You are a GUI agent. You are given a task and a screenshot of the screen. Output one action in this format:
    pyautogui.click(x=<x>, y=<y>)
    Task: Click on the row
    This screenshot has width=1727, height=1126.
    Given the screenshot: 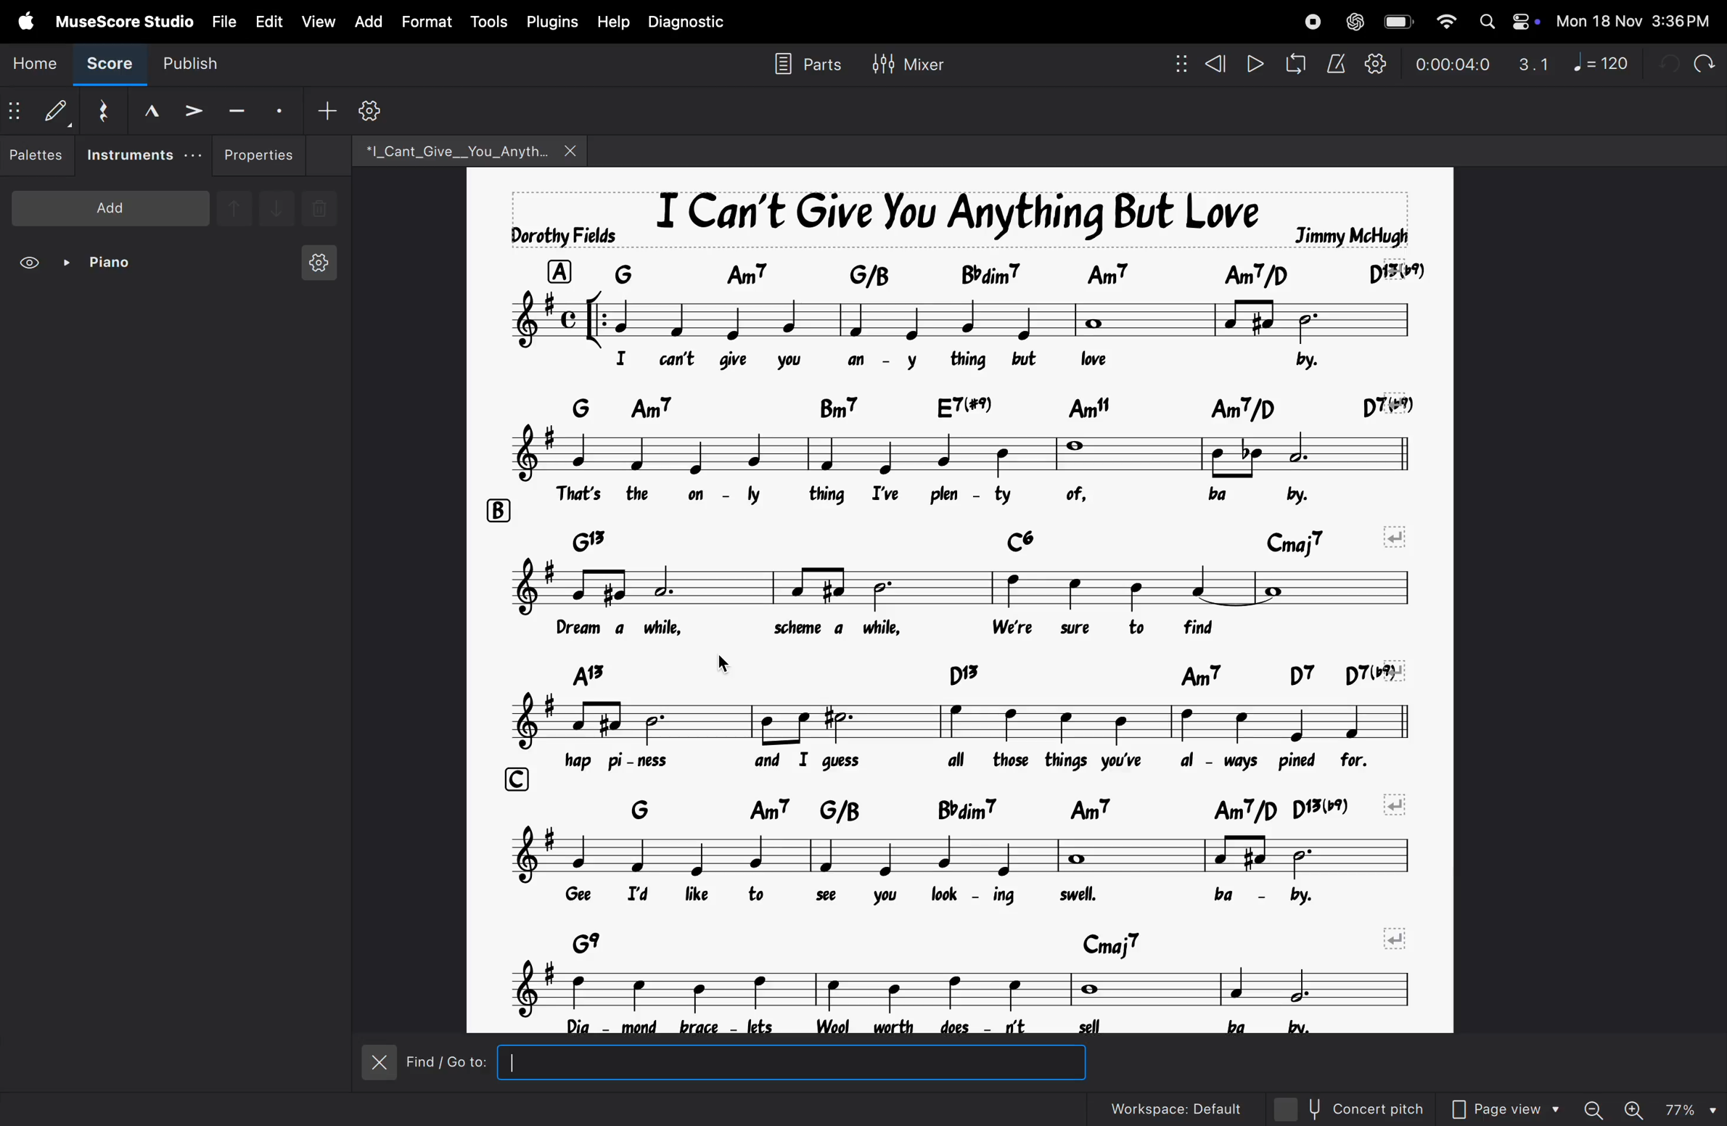 What is the action you would take?
    pyautogui.click(x=497, y=509)
    